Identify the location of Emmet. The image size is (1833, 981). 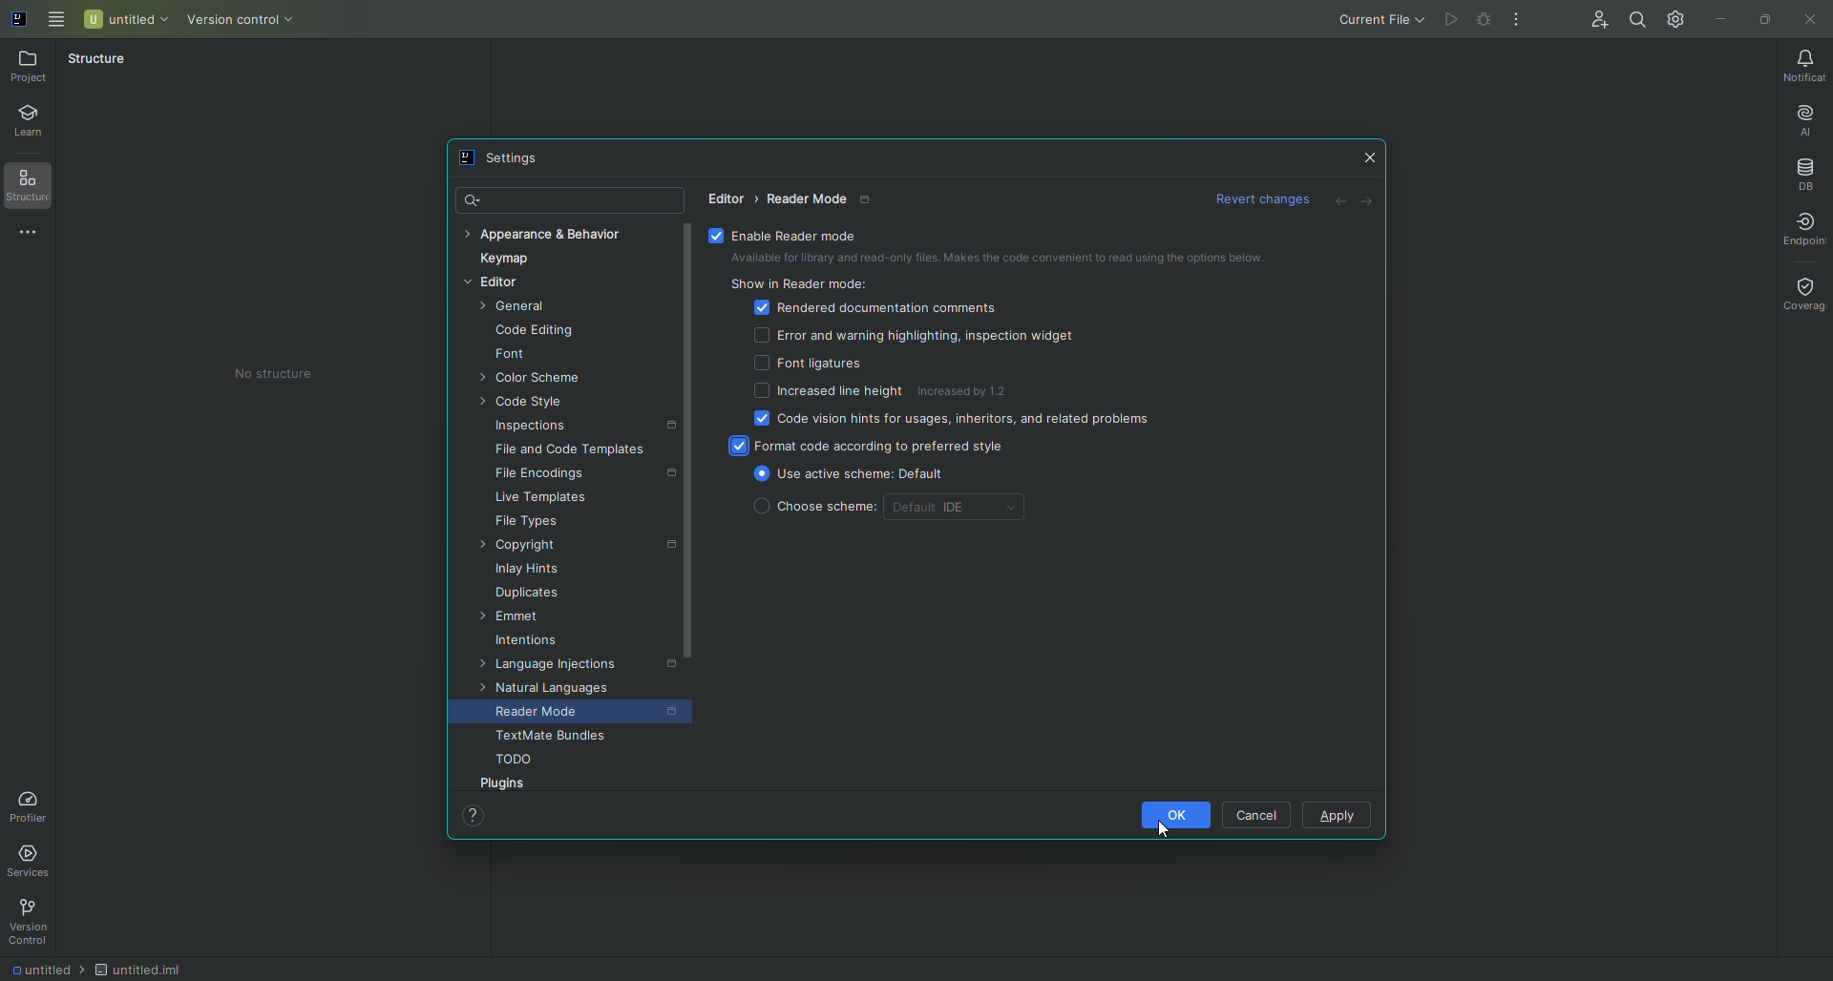
(513, 618).